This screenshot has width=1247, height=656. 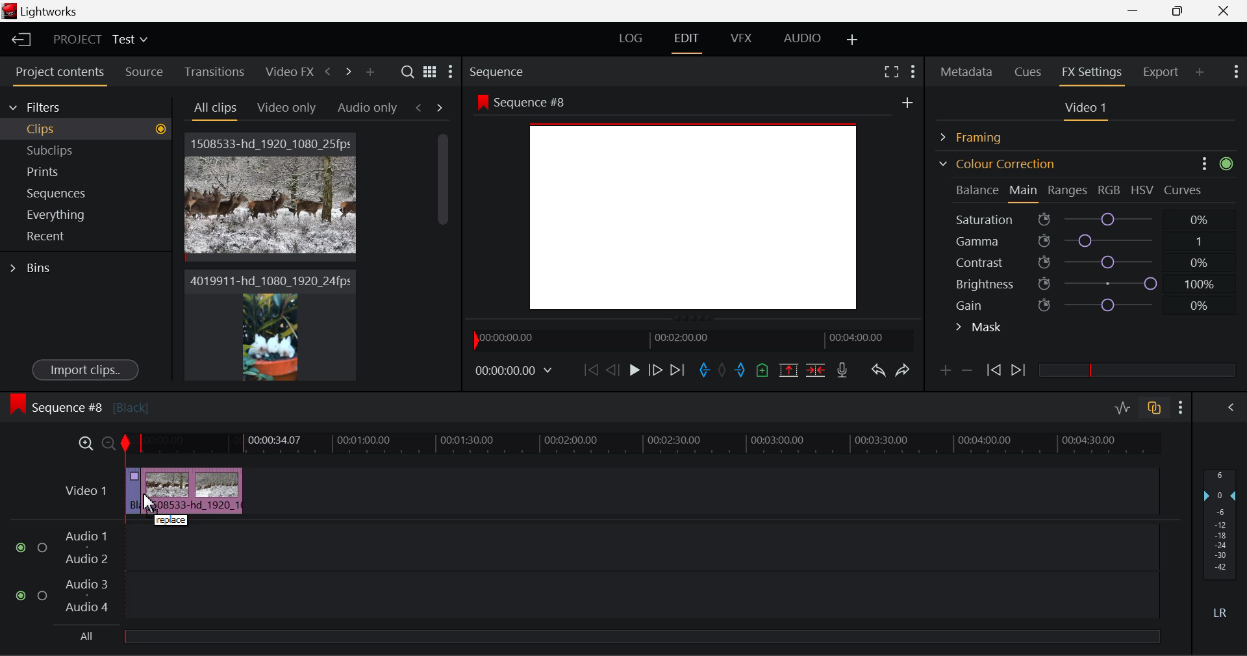 What do you see at coordinates (83, 490) in the screenshot?
I see `Video 1` at bounding box center [83, 490].